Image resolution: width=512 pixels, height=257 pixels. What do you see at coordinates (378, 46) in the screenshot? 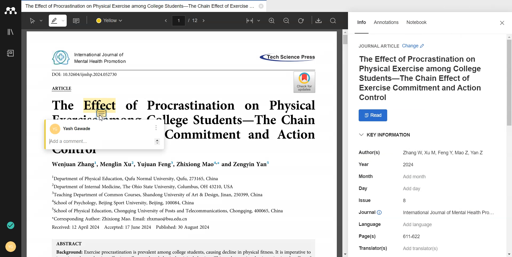
I see `Journal Article` at bounding box center [378, 46].